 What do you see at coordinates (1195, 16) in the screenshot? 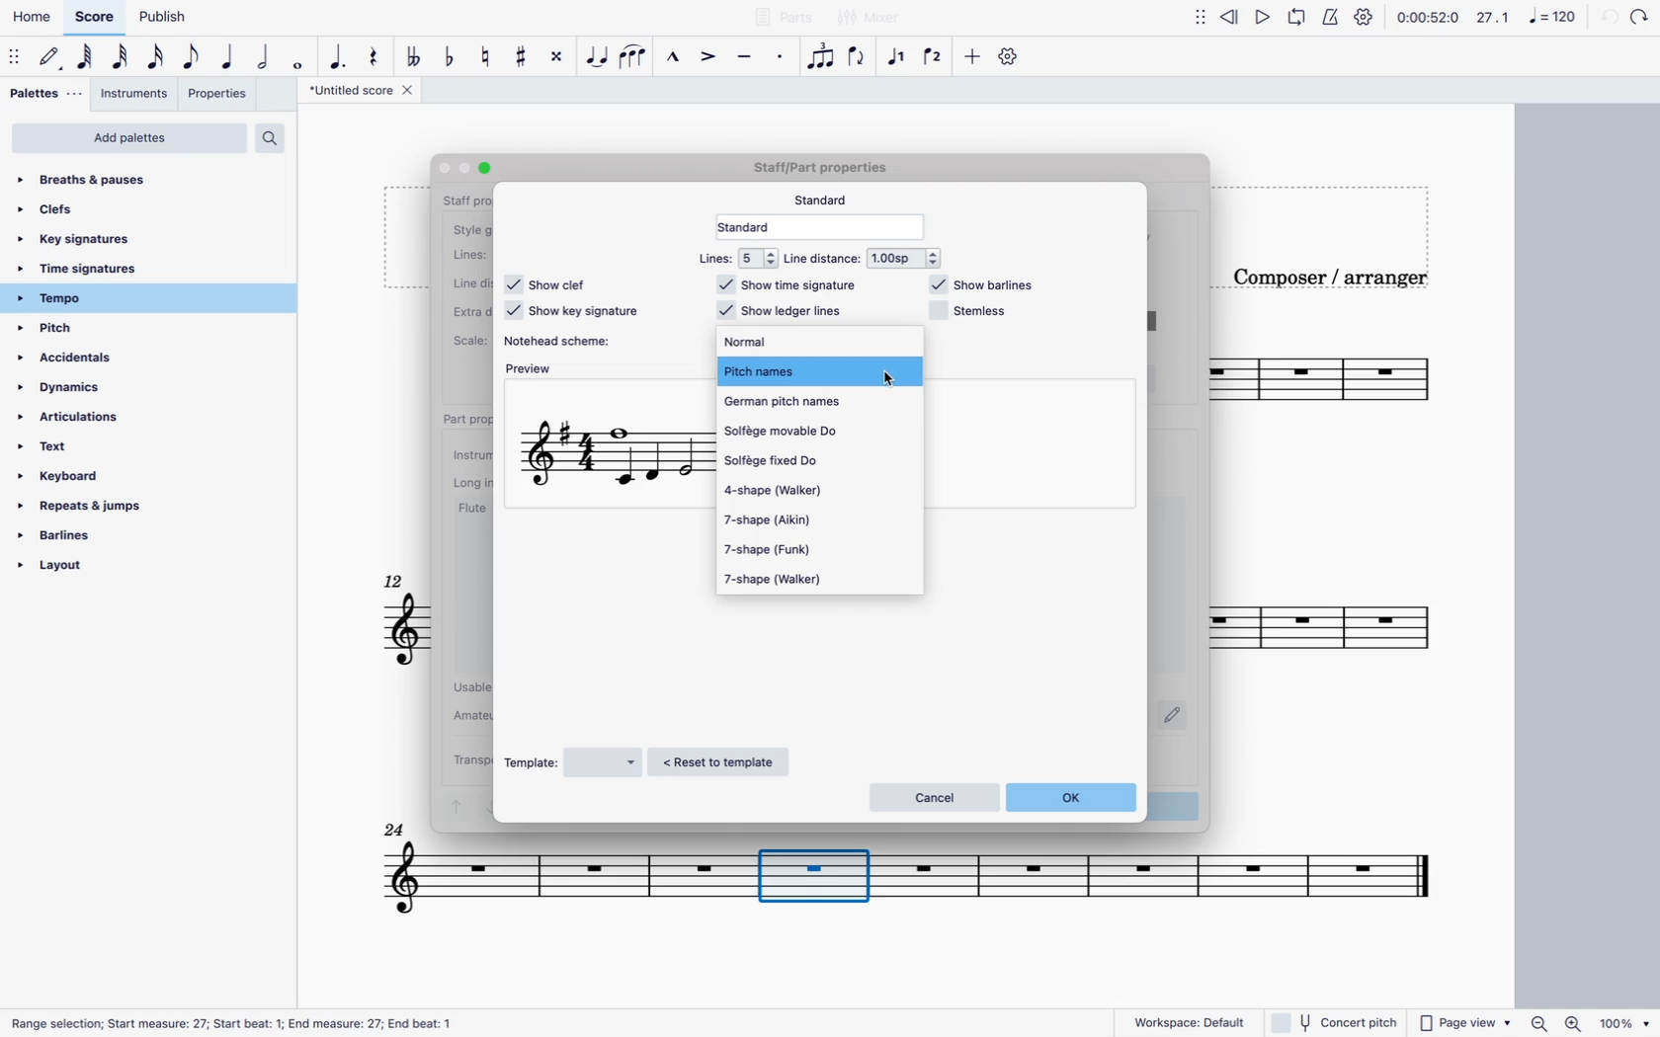
I see `move` at bounding box center [1195, 16].